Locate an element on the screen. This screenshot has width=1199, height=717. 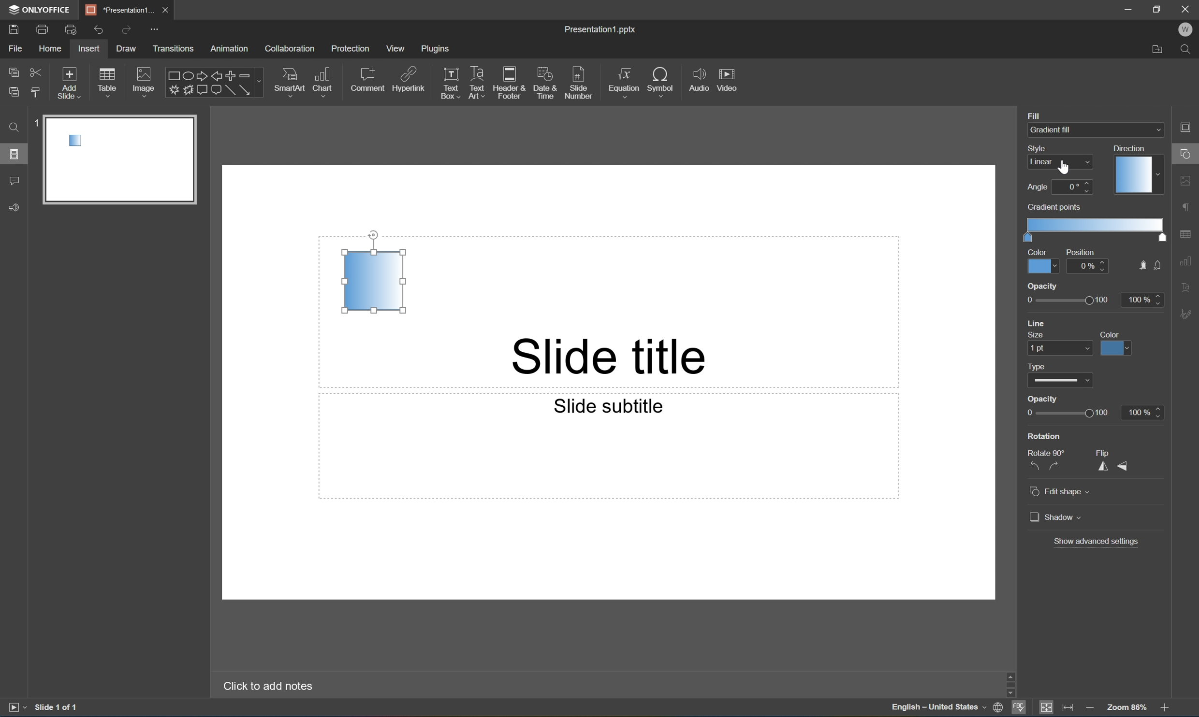
Arrow is located at coordinates (245, 90).